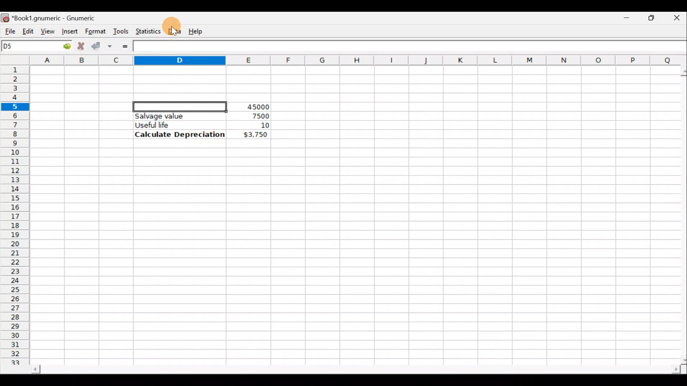  I want to click on Edit, so click(28, 30).